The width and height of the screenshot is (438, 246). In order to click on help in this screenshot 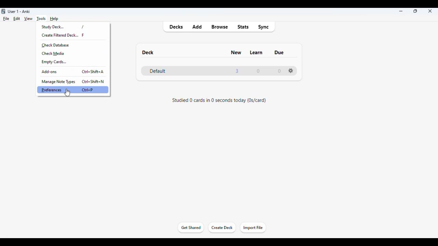, I will do `click(54, 18)`.